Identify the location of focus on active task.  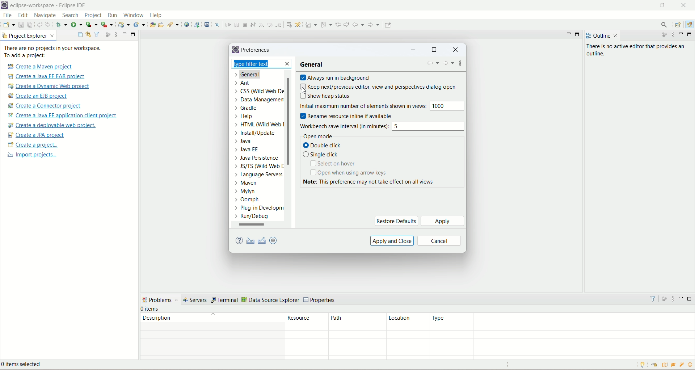
(664, 298).